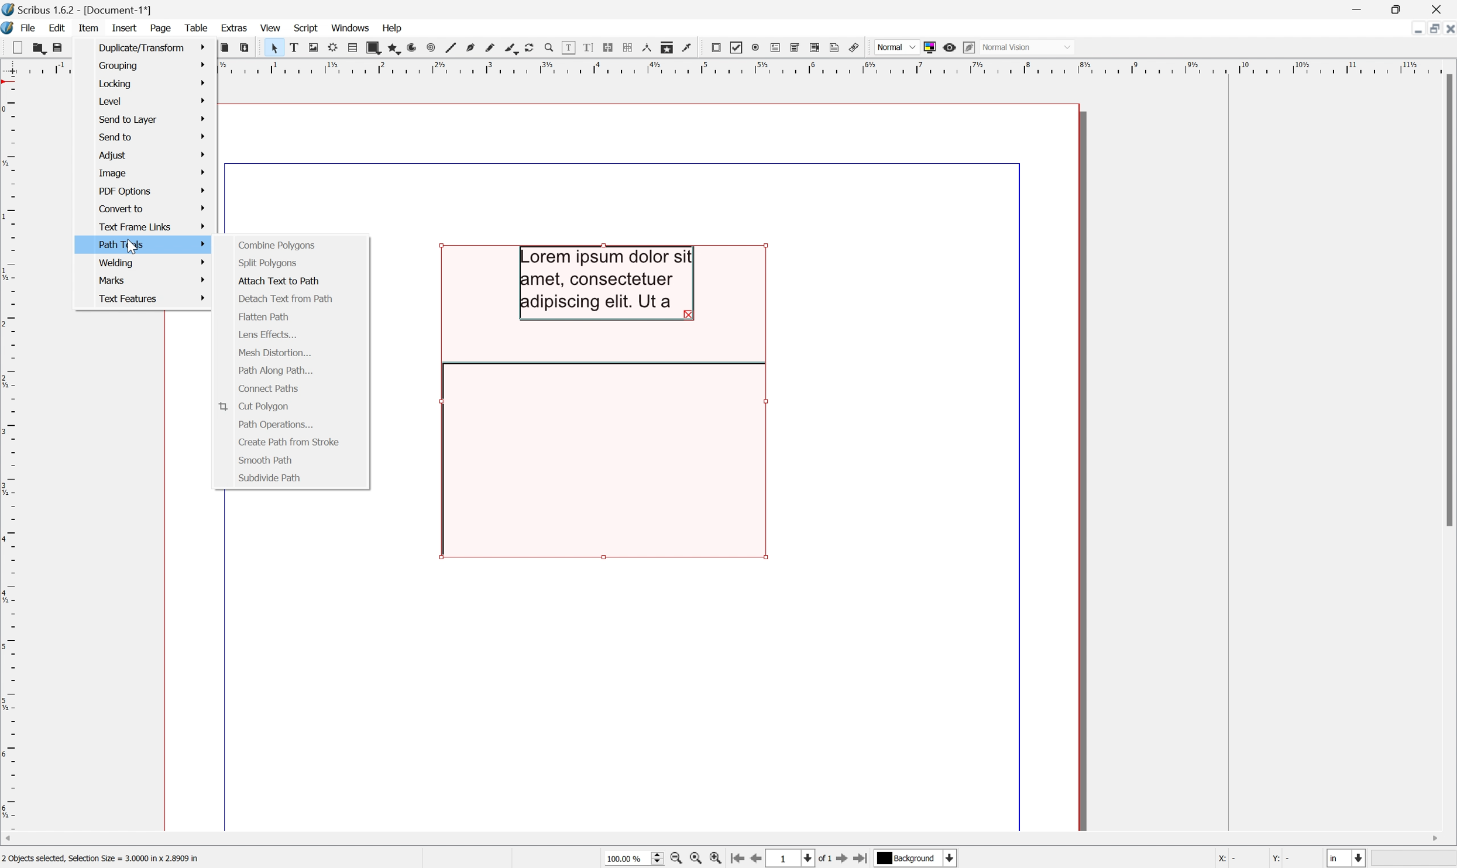 The image size is (1457, 868). What do you see at coordinates (723, 841) in the screenshot?
I see `Scroll` at bounding box center [723, 841].